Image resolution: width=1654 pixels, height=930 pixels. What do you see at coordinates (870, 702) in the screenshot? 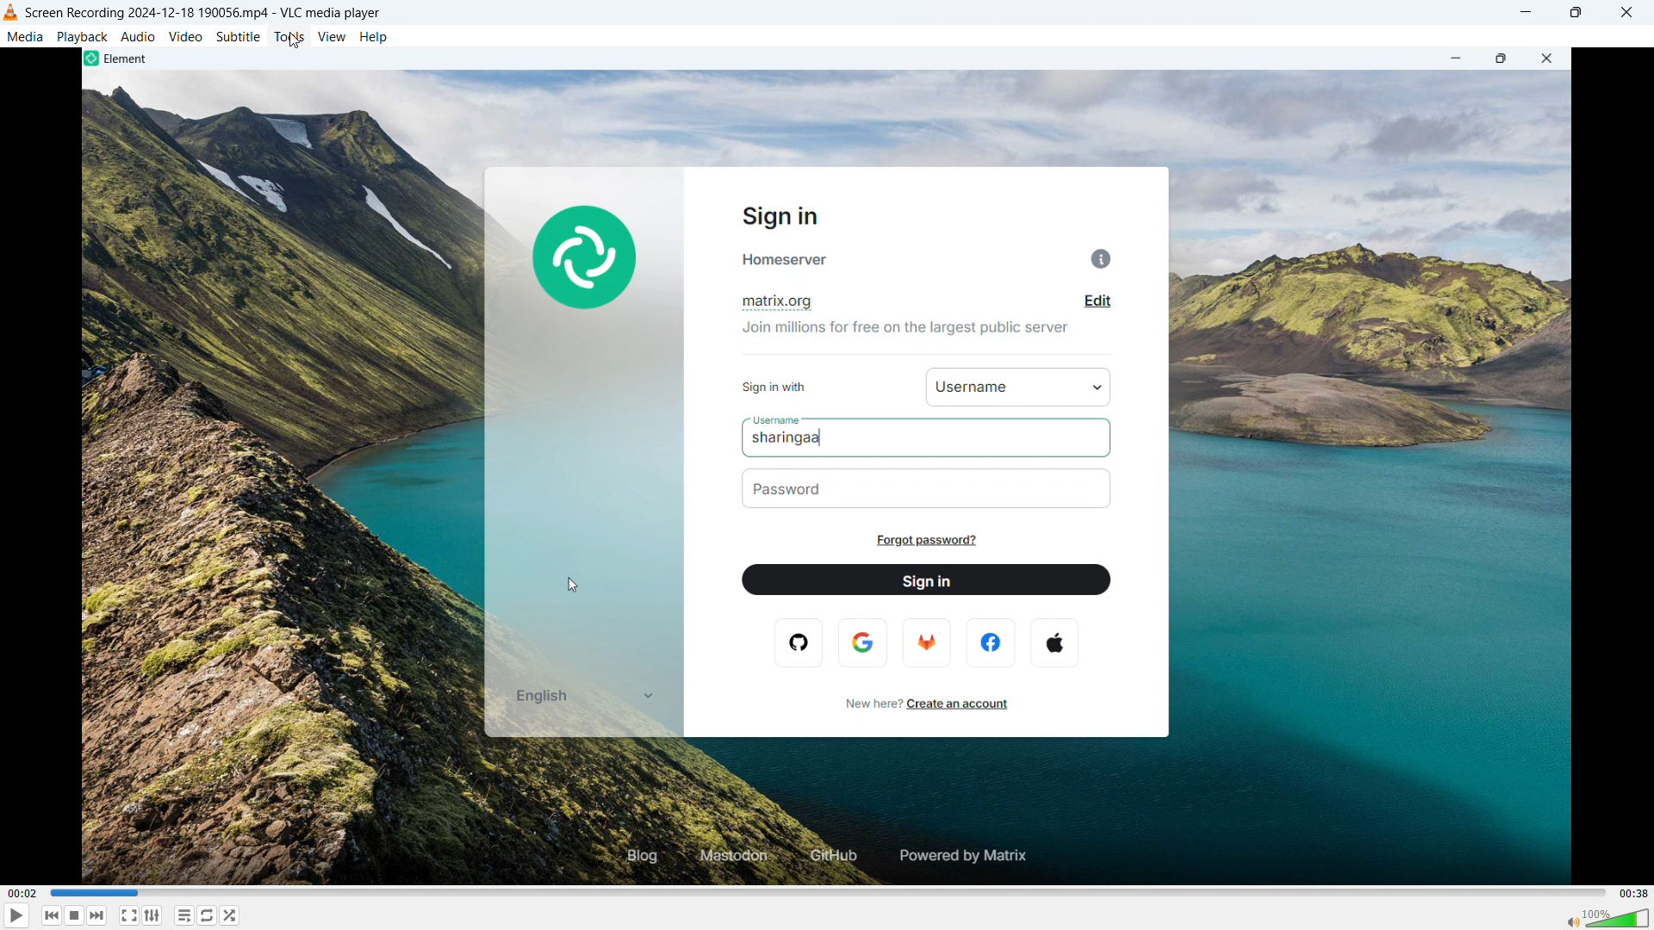
I see `new here?` at bounding box center [870, 702].